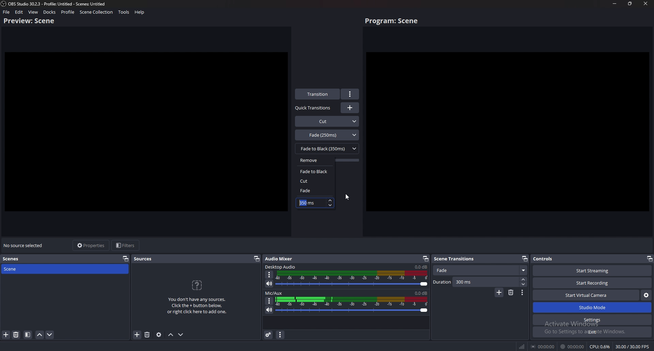 The image size is (654, 351). Describe the element at coordinates (351, 94) in the screenshot. I see `options` at that location.